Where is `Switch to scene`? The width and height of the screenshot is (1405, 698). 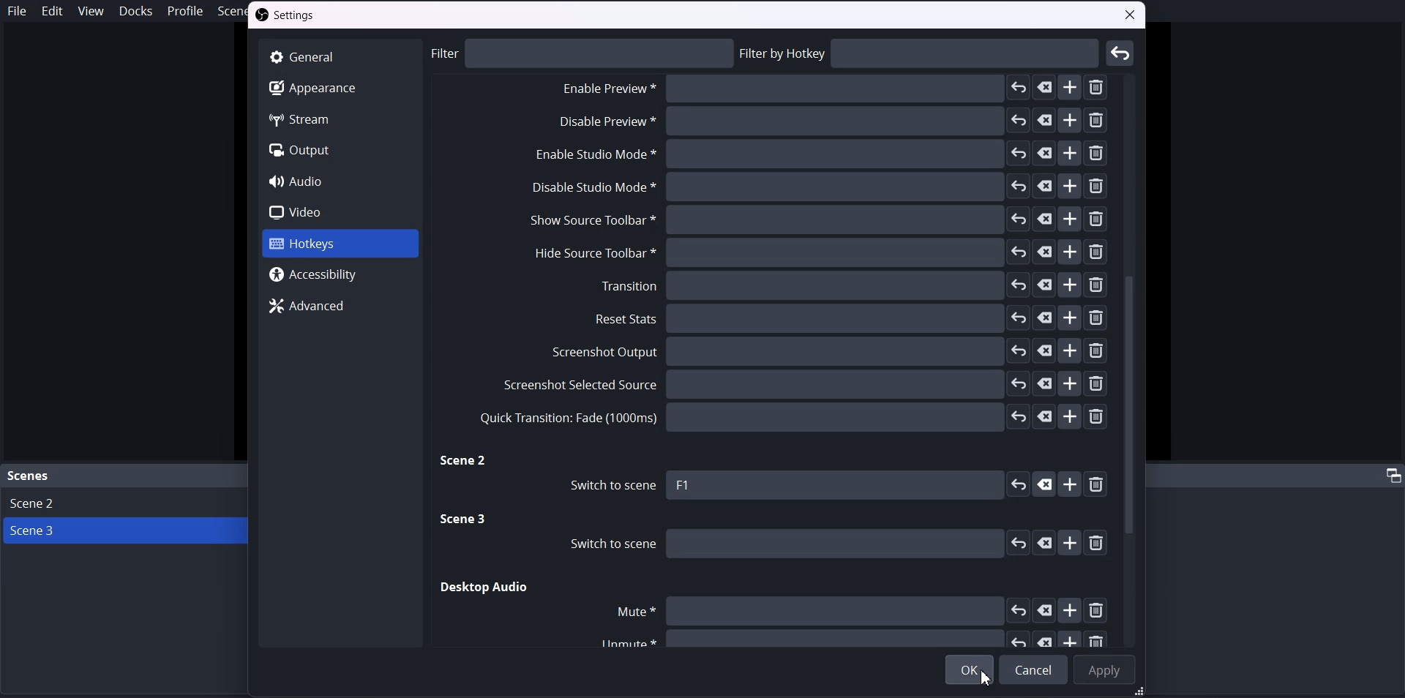 Switch to scene is located at coordinates (607, 486).